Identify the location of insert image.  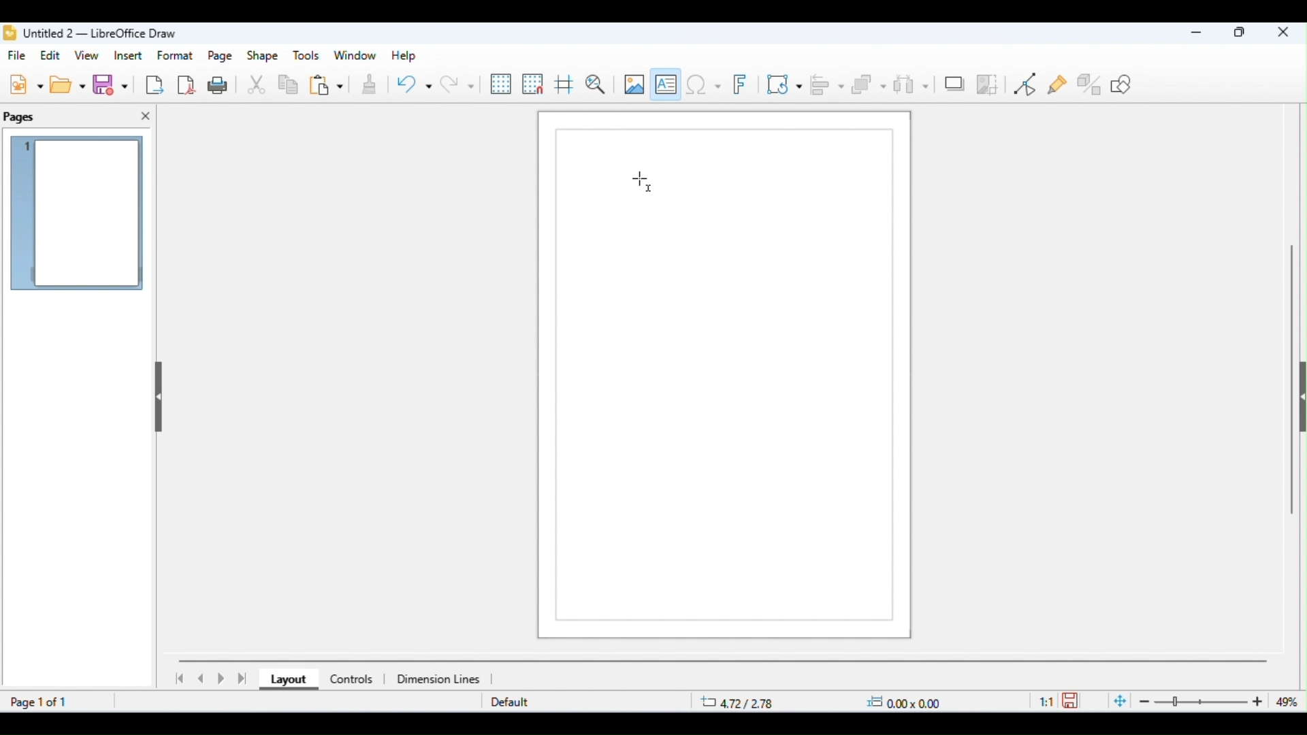
(633, 84).